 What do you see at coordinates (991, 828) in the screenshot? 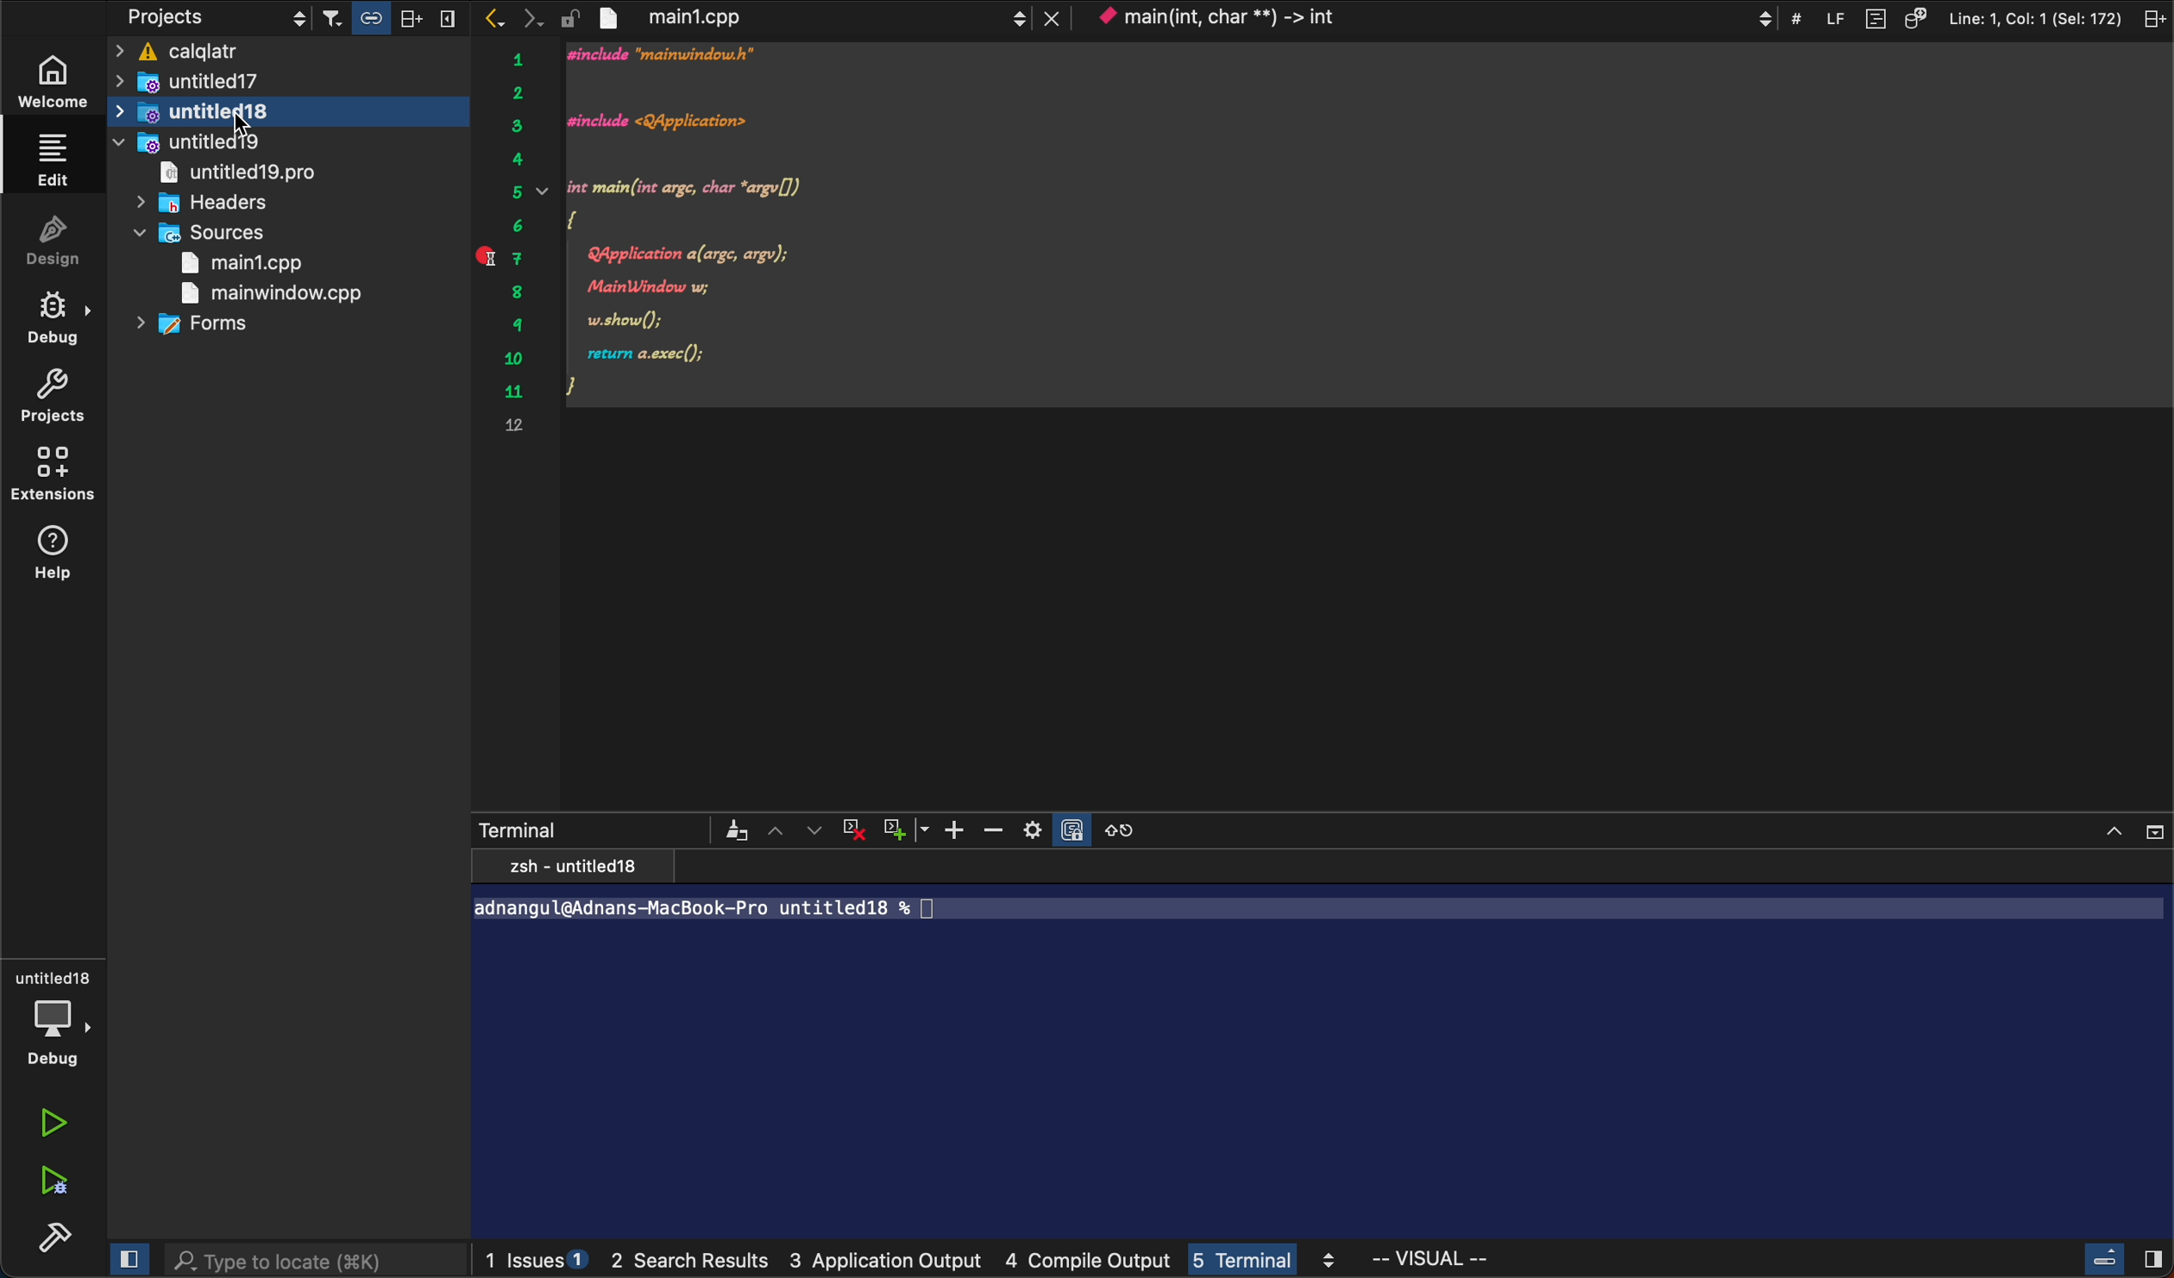
I see `zoom out` at bounding box center [991, 828].